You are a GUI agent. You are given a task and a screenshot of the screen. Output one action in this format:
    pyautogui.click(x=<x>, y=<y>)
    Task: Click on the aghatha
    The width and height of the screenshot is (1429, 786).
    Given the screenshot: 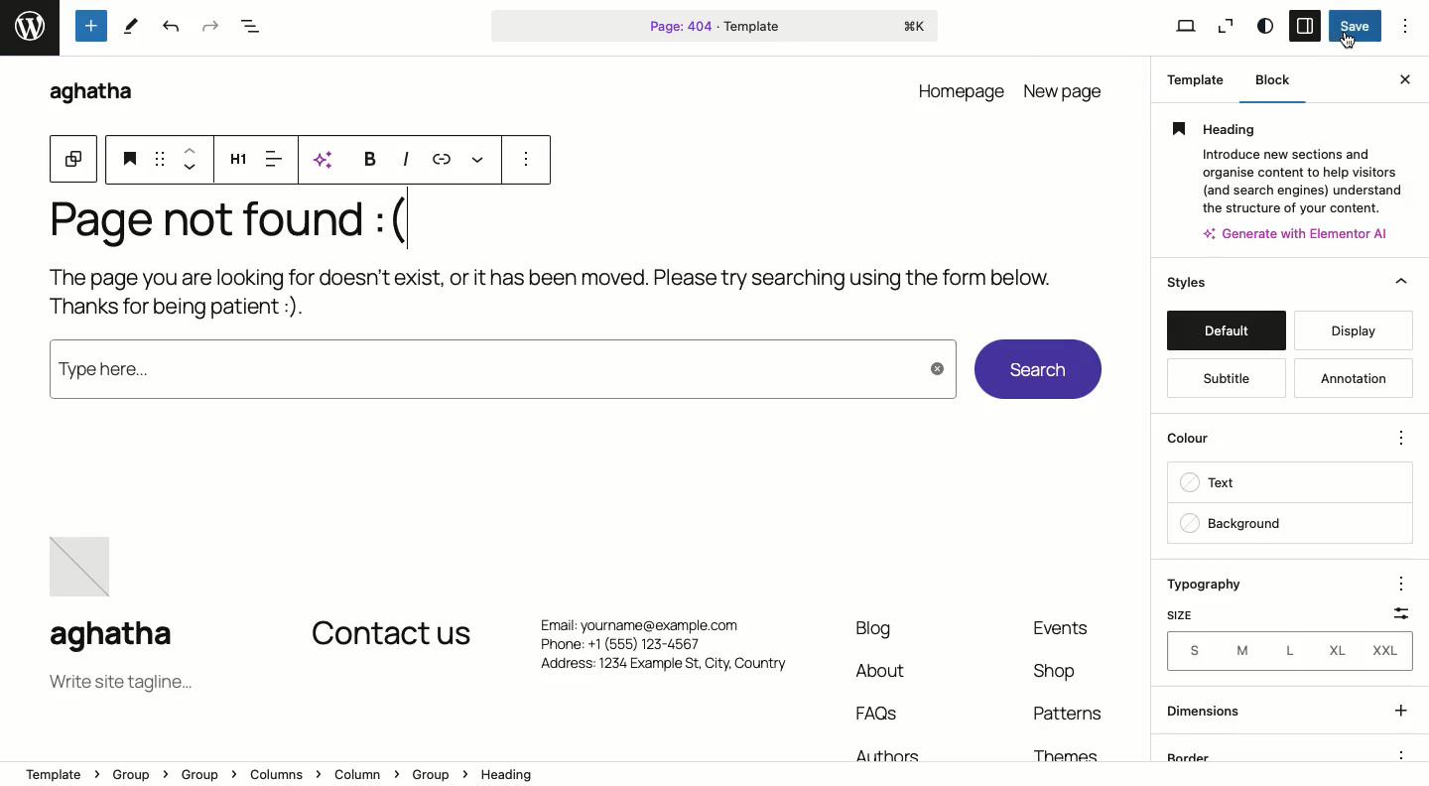 What is the action you would take?
    pyautogui.click(x=128, y=638)
    